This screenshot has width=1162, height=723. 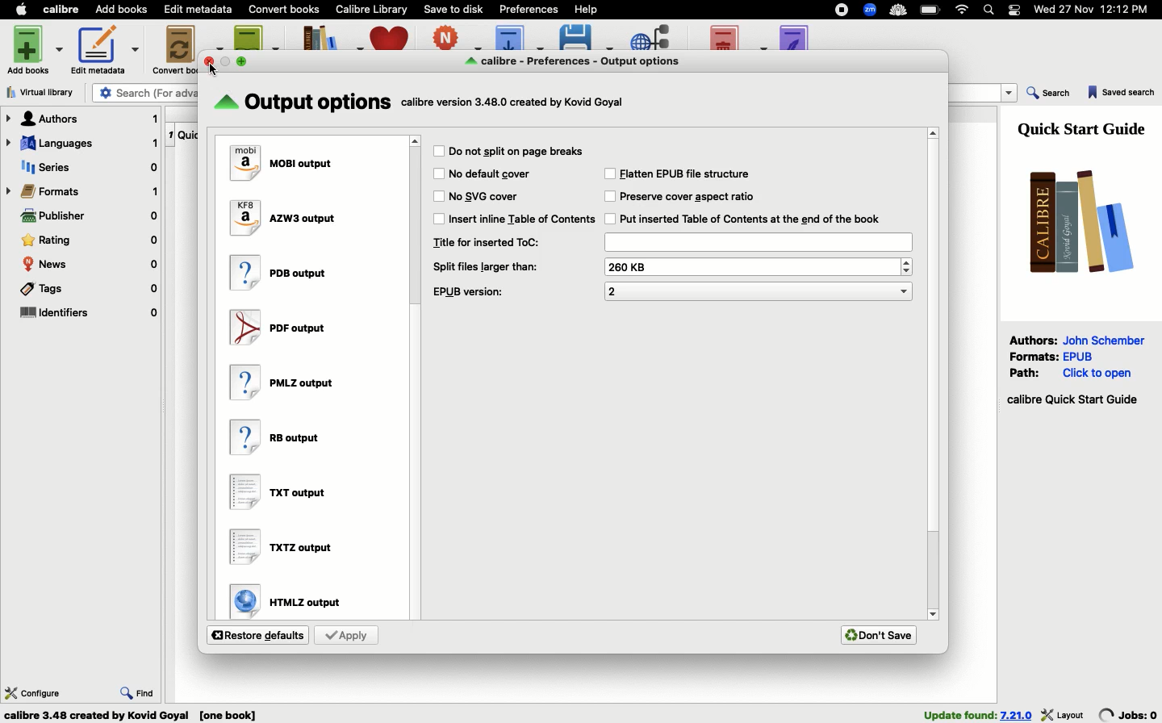 What do you see at coordinates (90, 265) in the screenshot?
I see `News` at bounding box center [90, 265].